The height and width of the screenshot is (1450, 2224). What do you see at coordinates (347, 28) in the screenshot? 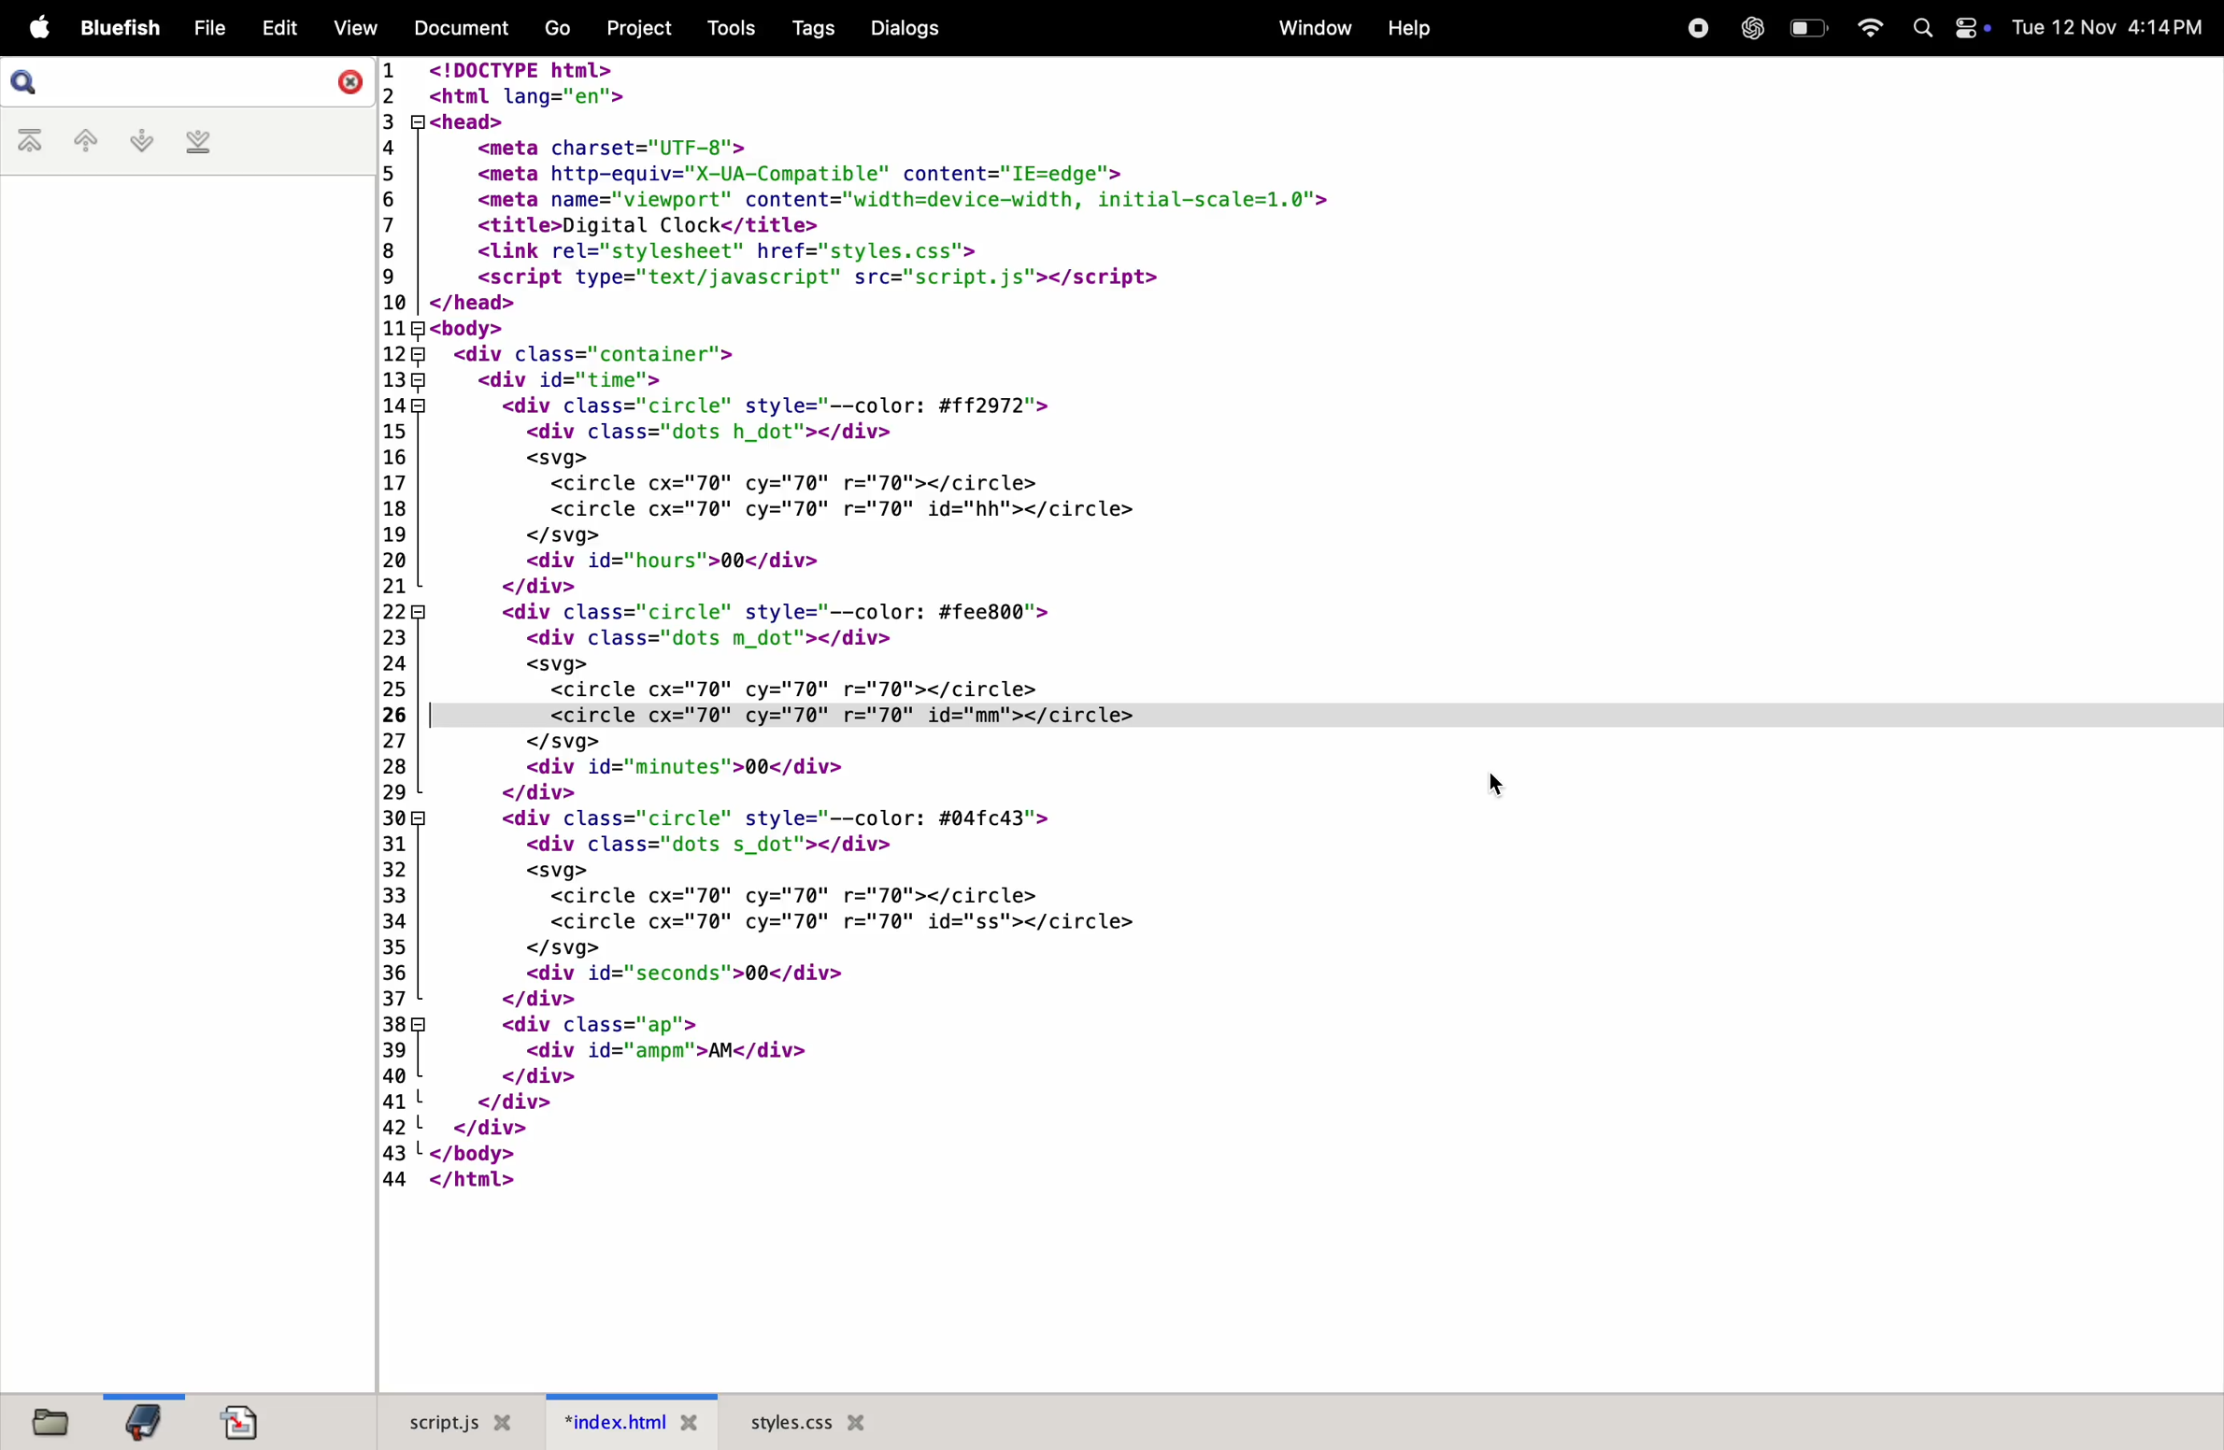
I see `view` at bounding box center [347, 28].